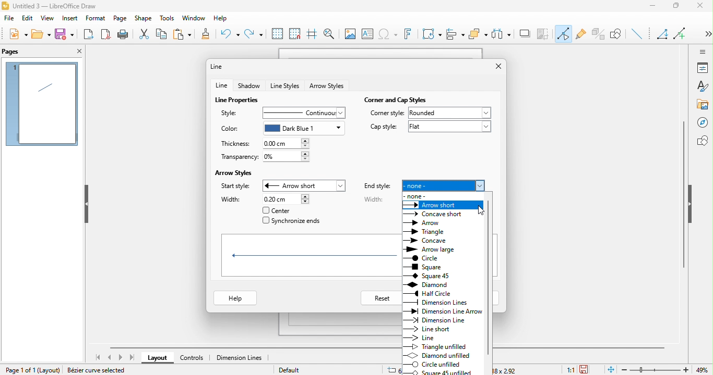 Image resolution: width=713 pixels, height=375 pixels. Describe the element at coordinates (106, 35) in the screenshot. I see `export directly as pdf` at that location.